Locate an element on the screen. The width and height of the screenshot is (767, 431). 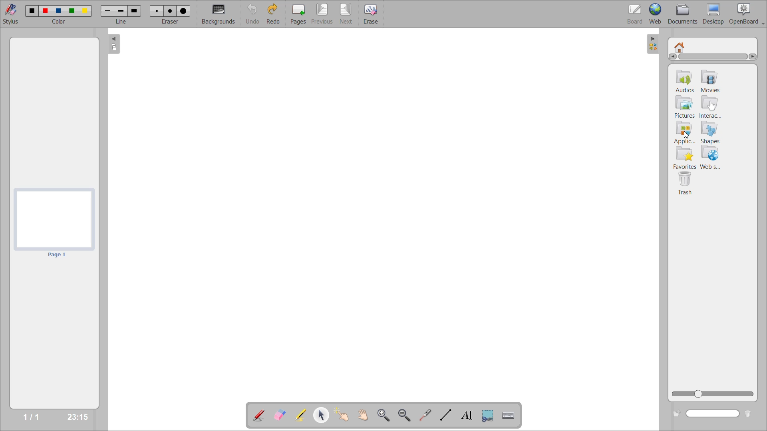
color 3 is located at coordinates (58, 10).